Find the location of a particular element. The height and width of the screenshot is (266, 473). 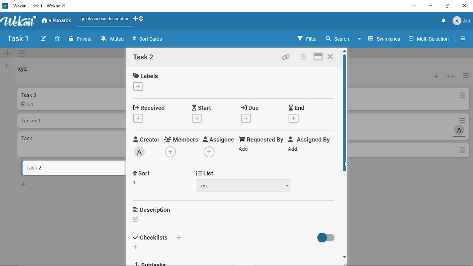

Sort Cards is located at coordinates (149, 40).